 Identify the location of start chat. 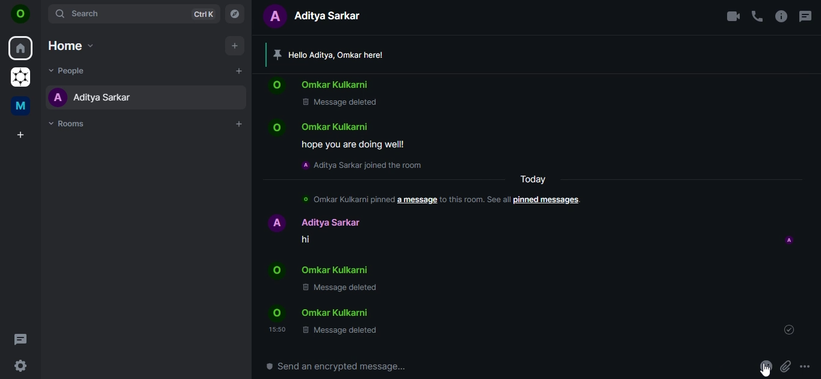
(238, 72).